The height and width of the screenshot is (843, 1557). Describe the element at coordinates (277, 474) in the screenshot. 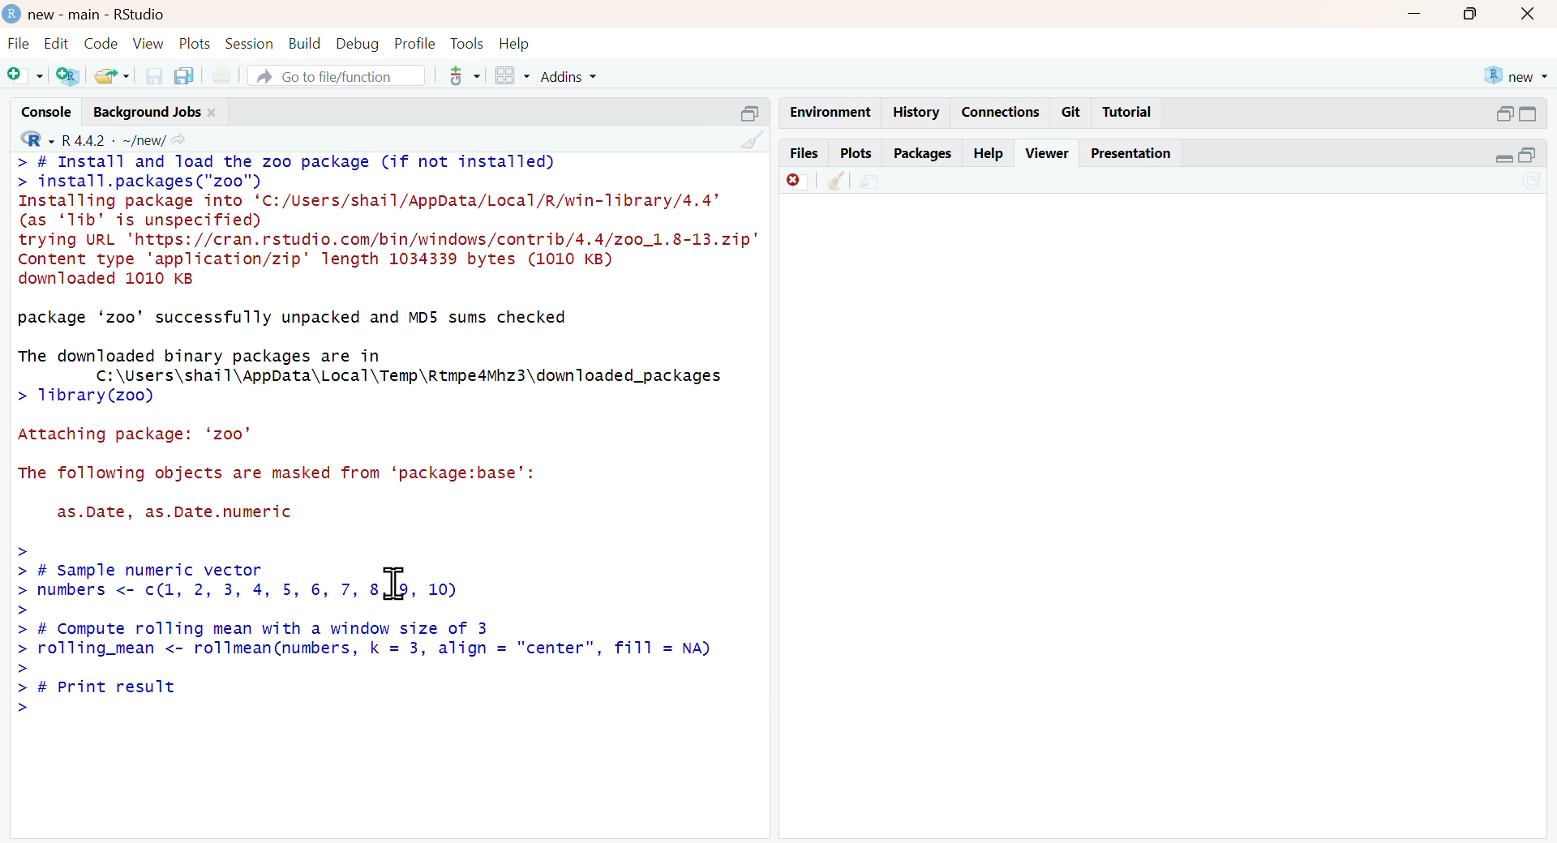

I see `The following objects are masked from ‘package:base’:` at that location.